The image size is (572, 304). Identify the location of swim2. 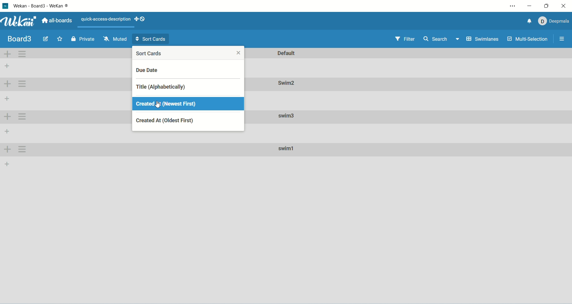
(285, 84).